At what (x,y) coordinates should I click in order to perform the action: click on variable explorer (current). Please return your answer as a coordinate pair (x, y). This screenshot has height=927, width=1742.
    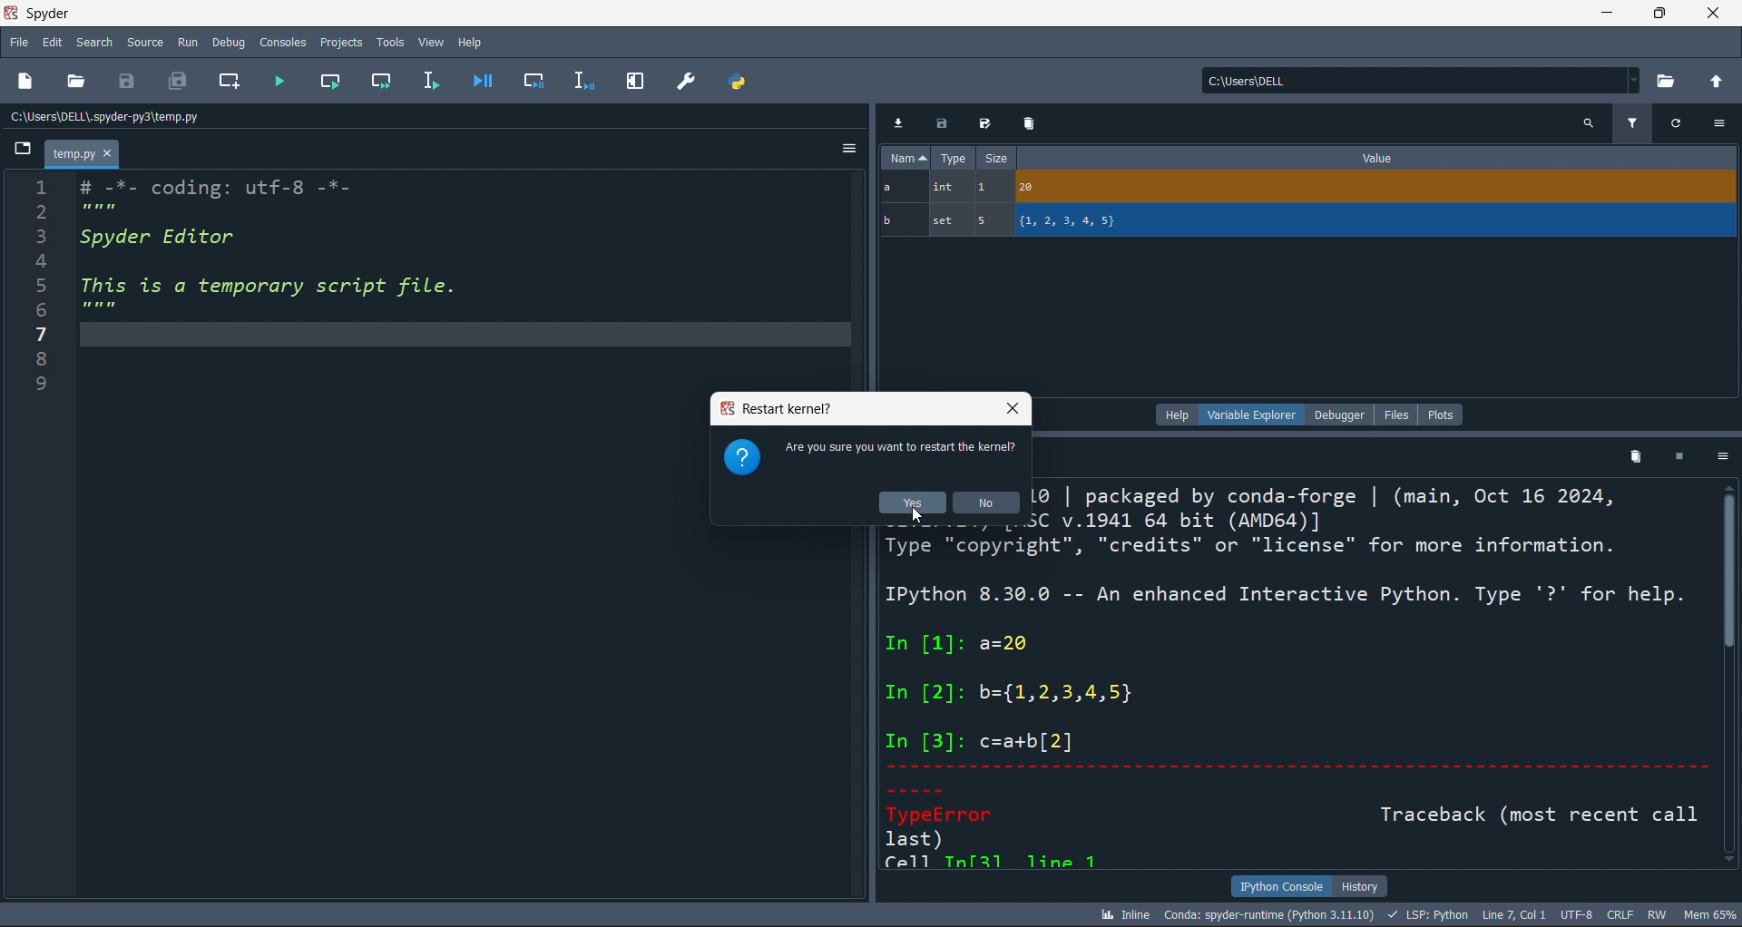
    Looking at the image, I should click on (1251, 415).